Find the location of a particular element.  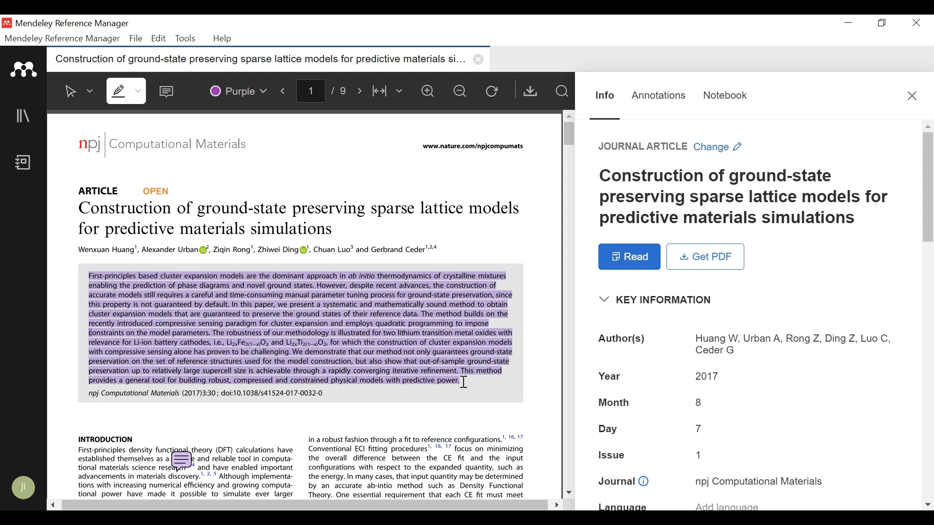

Fit to Width is located at coordinates (389, 91).